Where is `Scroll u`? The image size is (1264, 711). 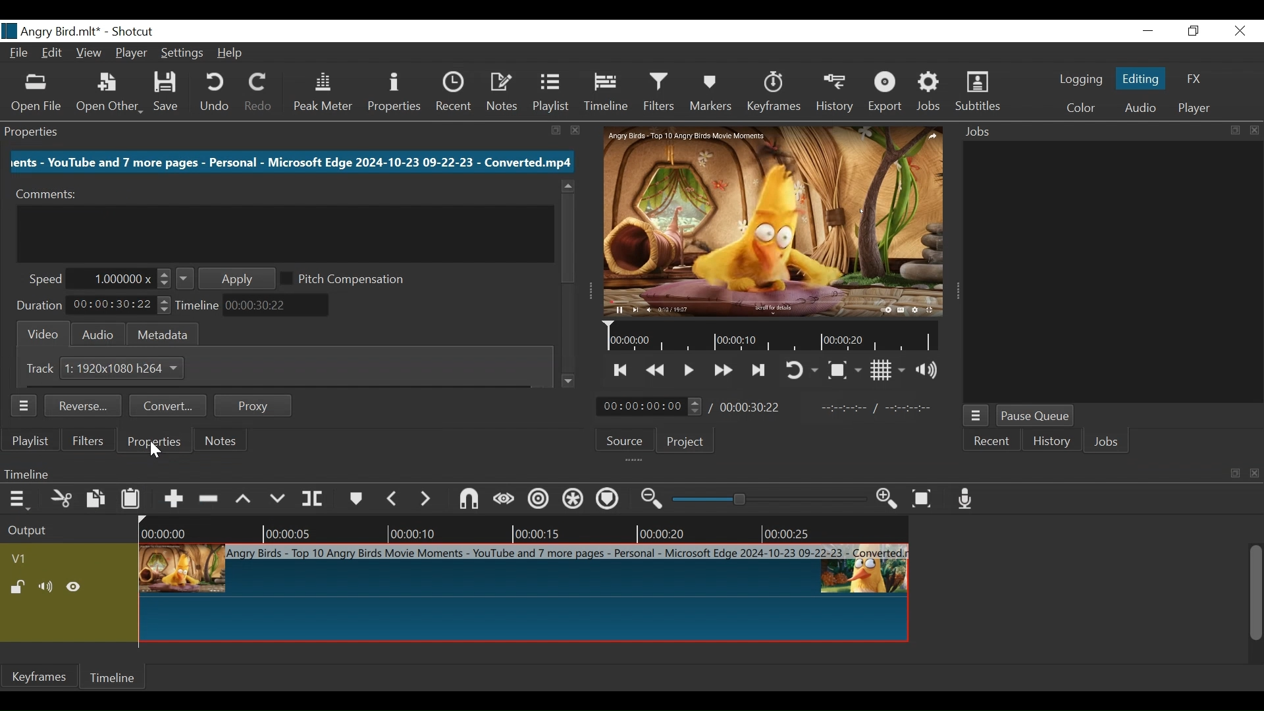
Scroll u is located at coordinates (566, 186).